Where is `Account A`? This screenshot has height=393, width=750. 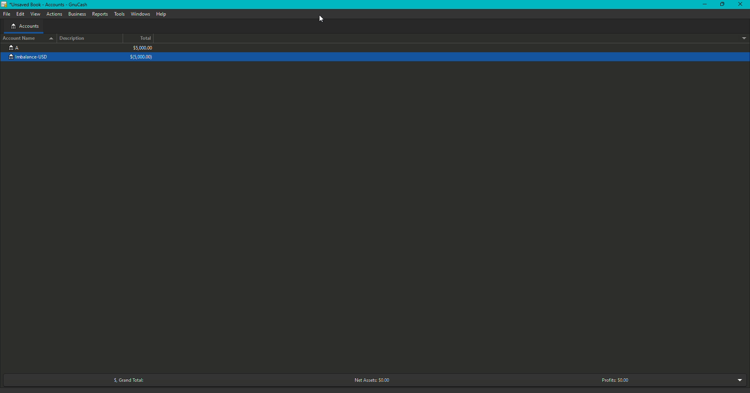
Account A is located at coordinates (14, 47).